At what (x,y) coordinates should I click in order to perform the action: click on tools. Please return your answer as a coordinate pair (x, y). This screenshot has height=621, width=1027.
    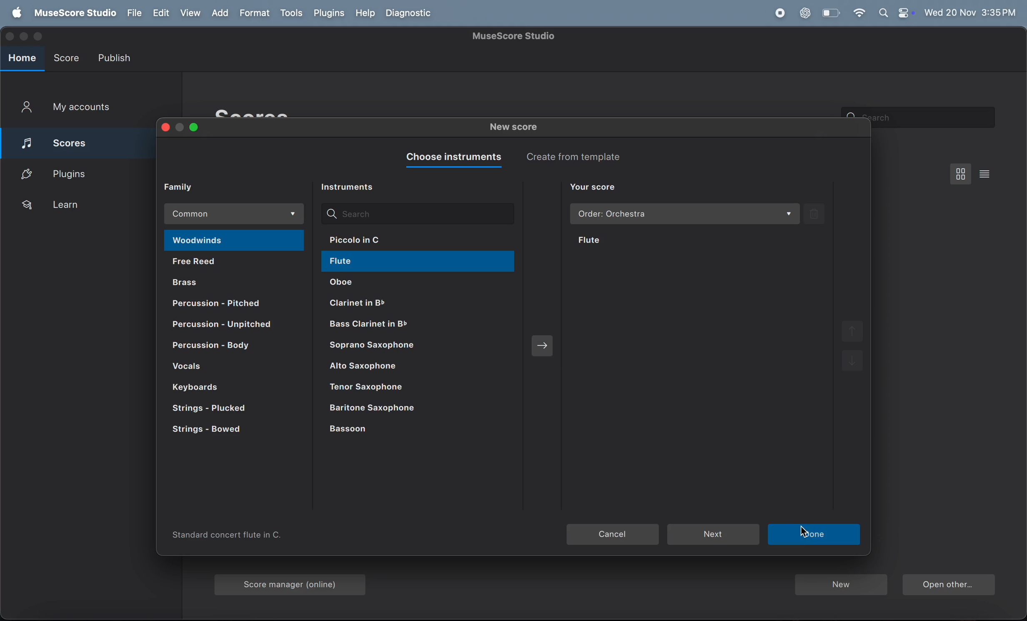
    Looking at the image, I should click on (291, 14).